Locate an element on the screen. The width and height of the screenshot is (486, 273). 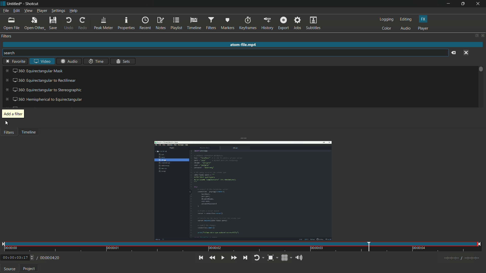
peak meter is located at coordinates (104, 24).